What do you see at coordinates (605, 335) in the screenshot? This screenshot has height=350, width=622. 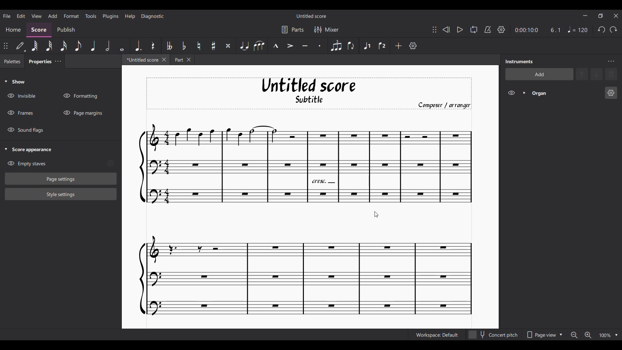 I see `Zoom factor` at bounding box center [605, 335].